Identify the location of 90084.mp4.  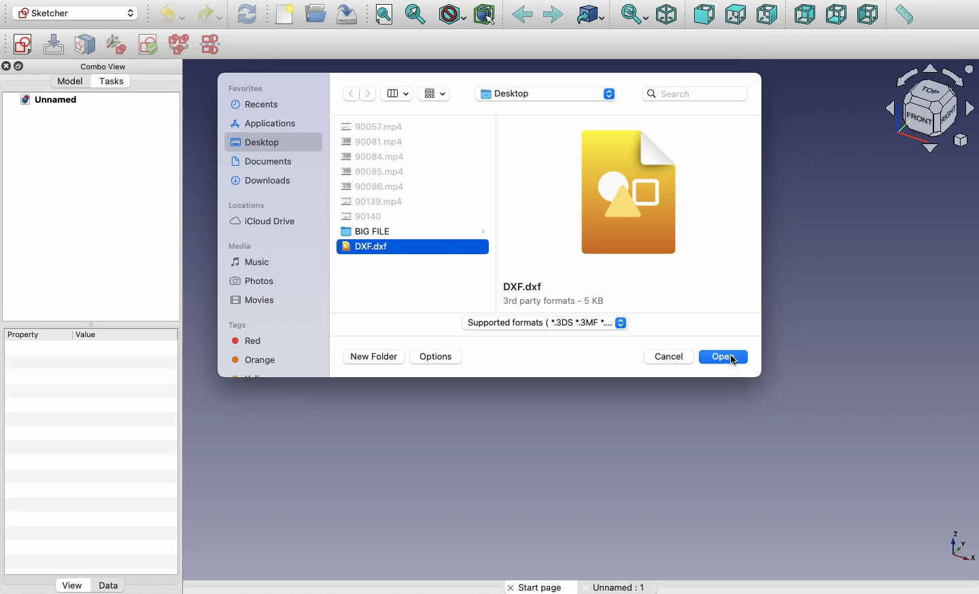
(379, 155).